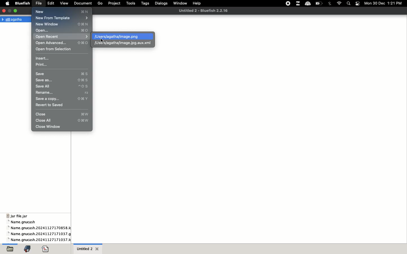  What do you see at coordinates (62, 18) in the screenshot?
I see `new from template` at bounding box center [62, 18].